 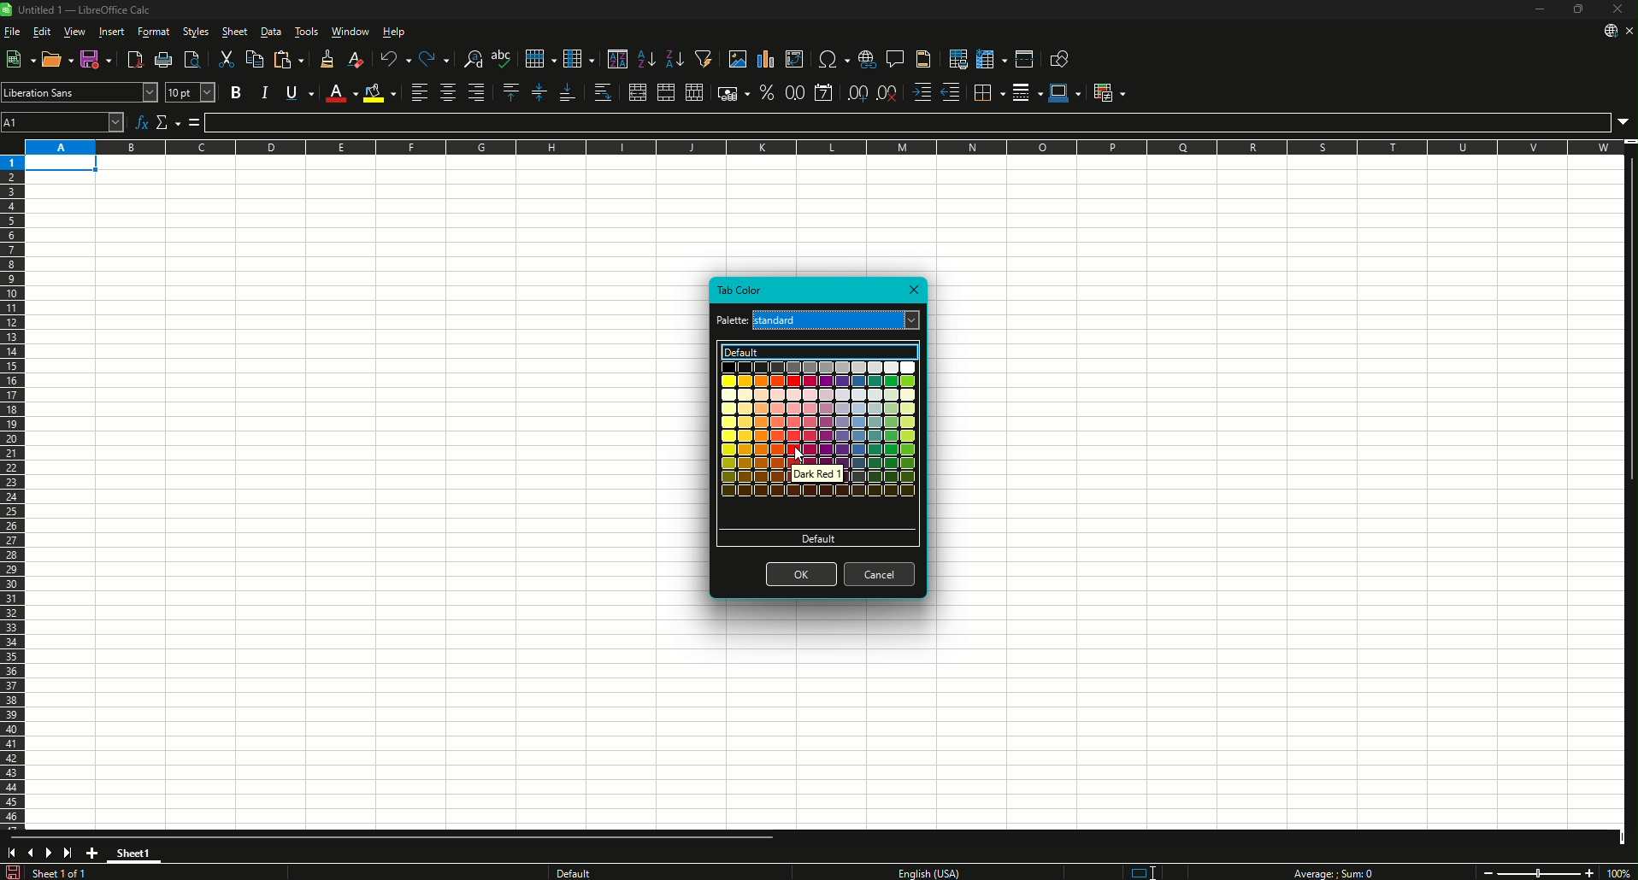 What do you see at coordinates (580, 59) in the screenshot?
I see `Column` at bounding box center [580, 59].